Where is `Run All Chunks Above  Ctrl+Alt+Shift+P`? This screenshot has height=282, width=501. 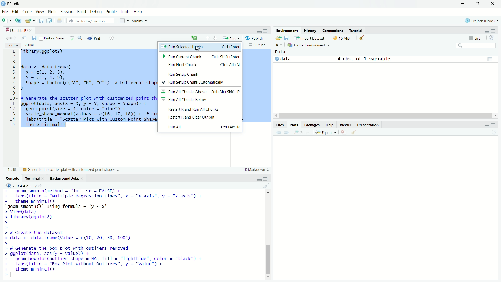 Run All Chunks Above  Ctrl+Alt+Shift+P is located at coordinates (200, 91).